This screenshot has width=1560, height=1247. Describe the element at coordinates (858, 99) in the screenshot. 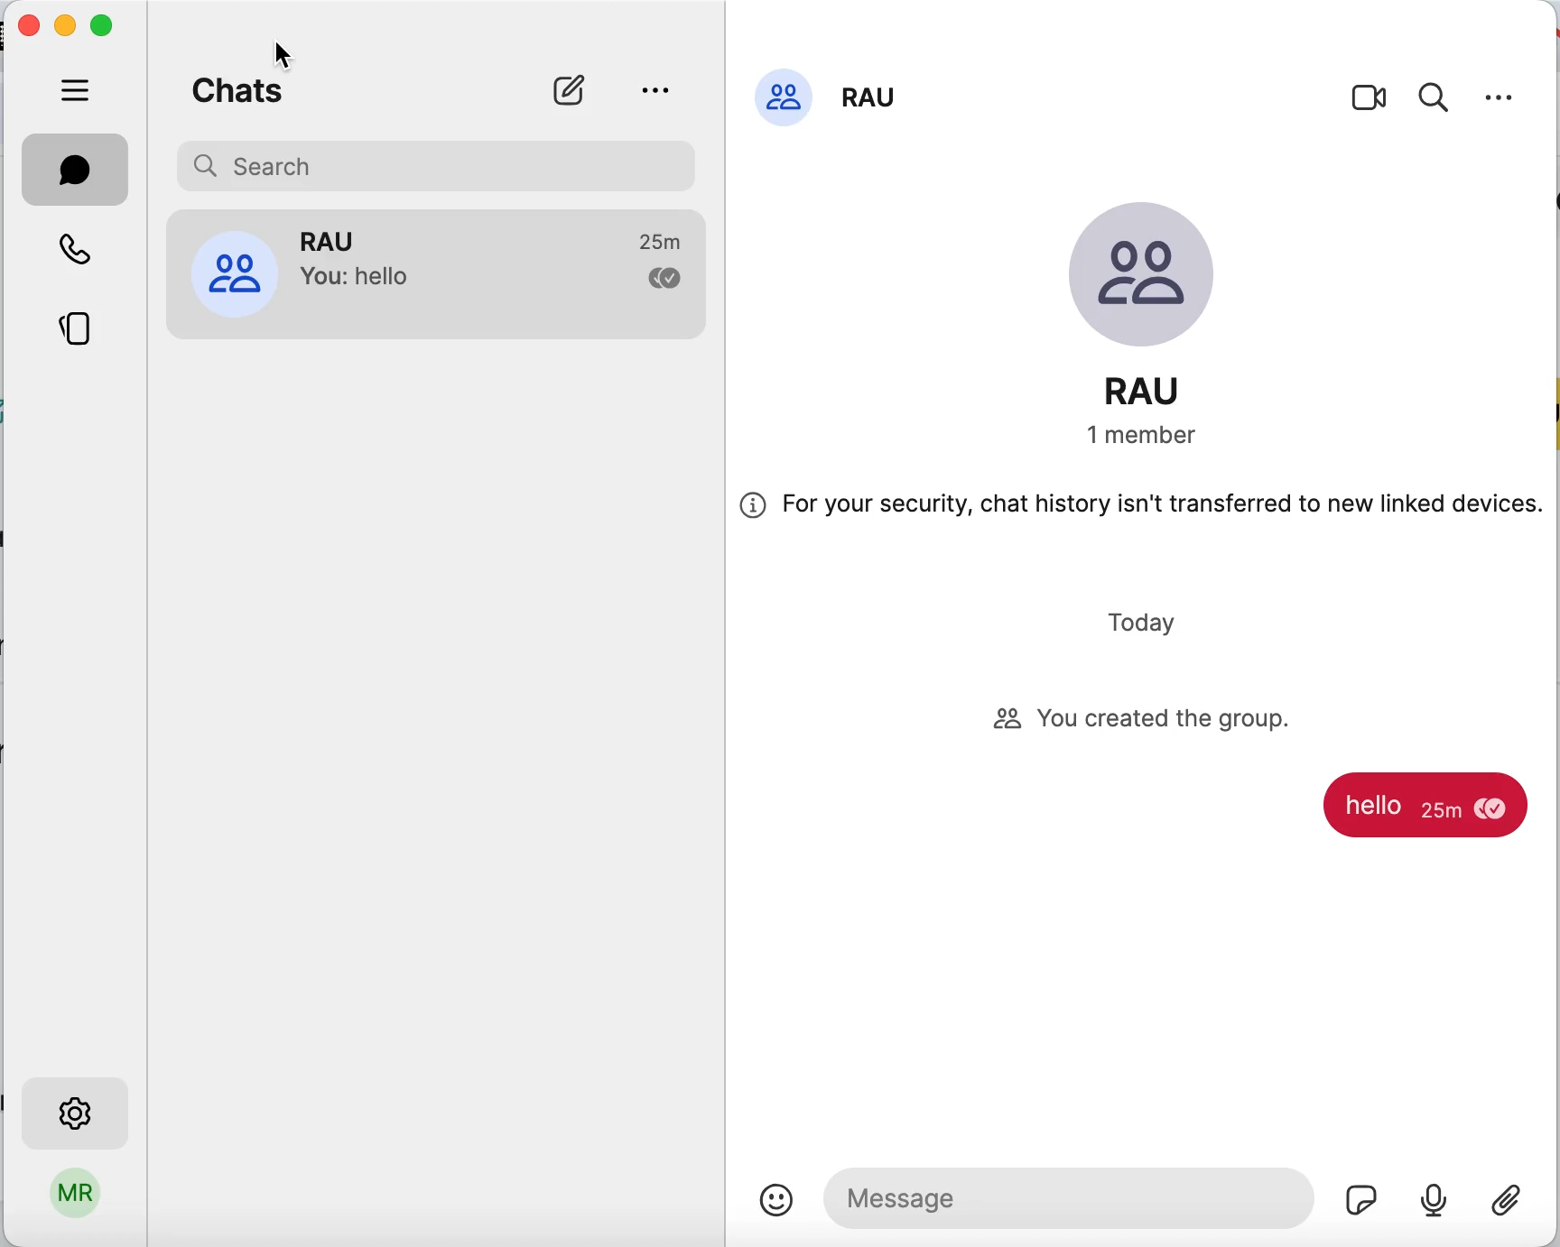

I see `group name` at that location.